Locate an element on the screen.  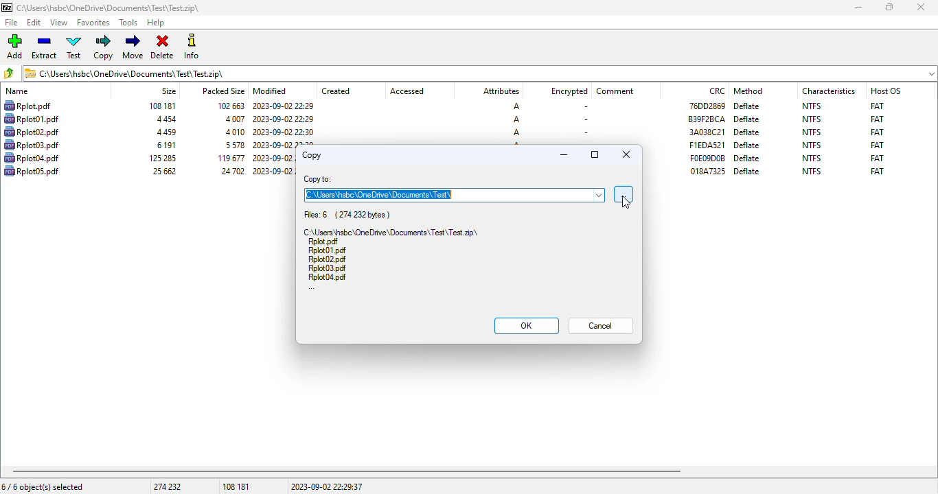
add is located at coordinates (14, 47).